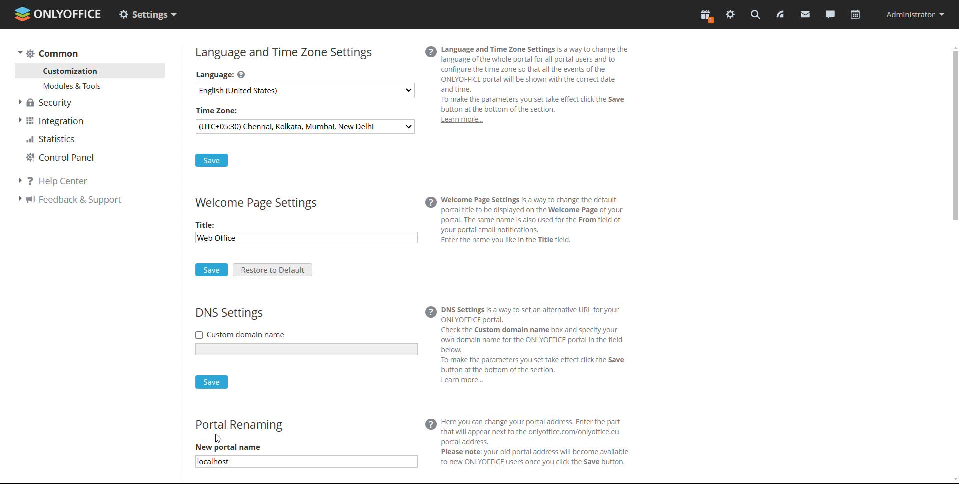 This screenshot has height=484, width=959. What do you see at coordinates (224, 74) in the screenshot?
I see `Language:` at bounding box center [224, 74].